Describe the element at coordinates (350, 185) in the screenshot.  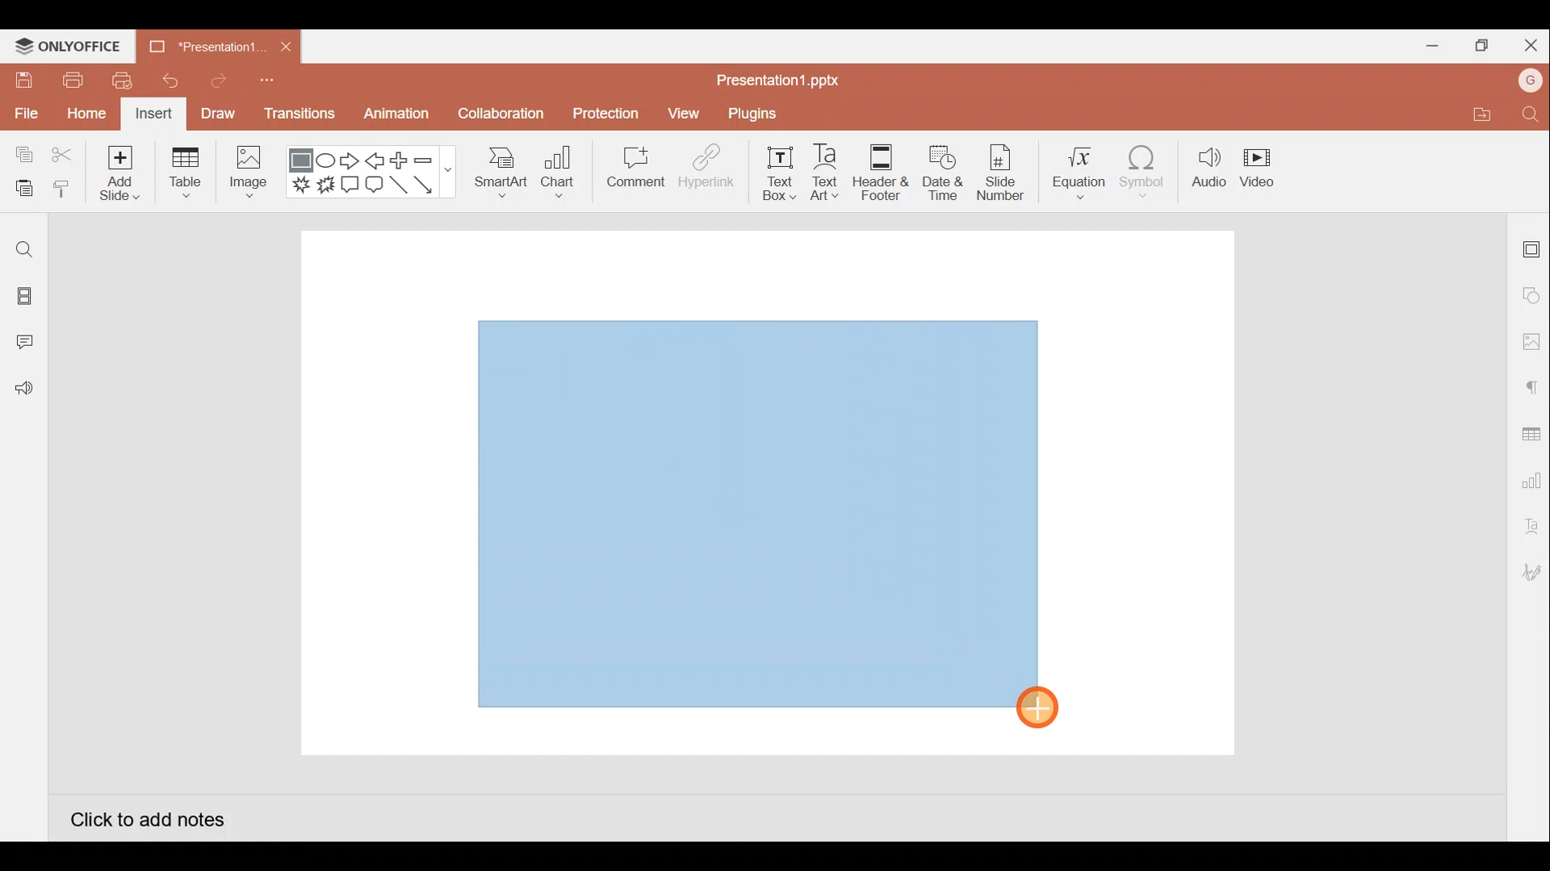
I see `Rectangular callout` at that location.